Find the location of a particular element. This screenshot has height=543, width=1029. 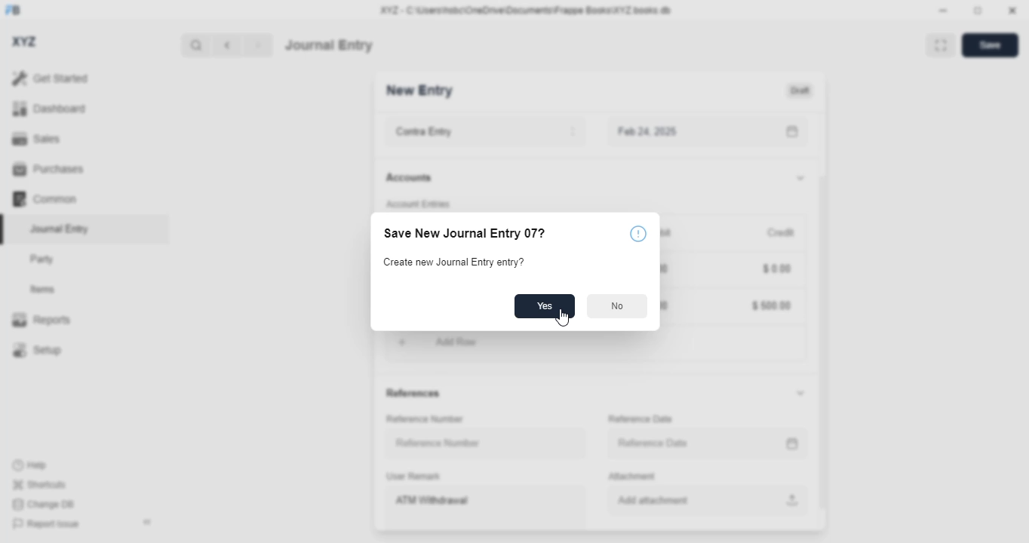

party is located at coordinates (44, 259).